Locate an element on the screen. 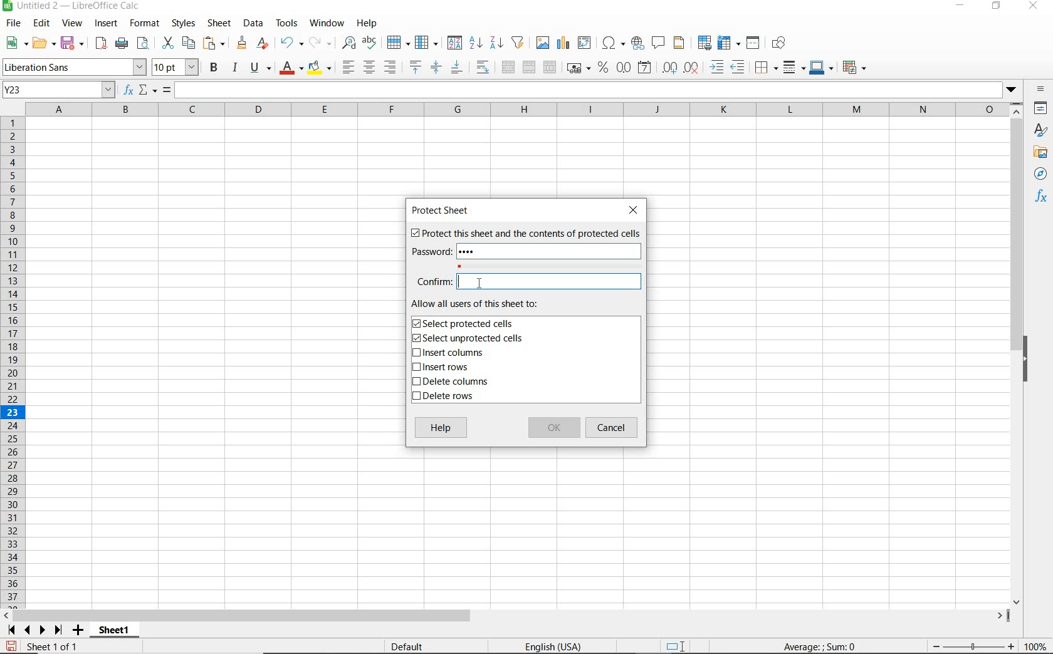 The height and width of the screenshot is (654, 1053). TOOLS is located at coordinates (286, 23).